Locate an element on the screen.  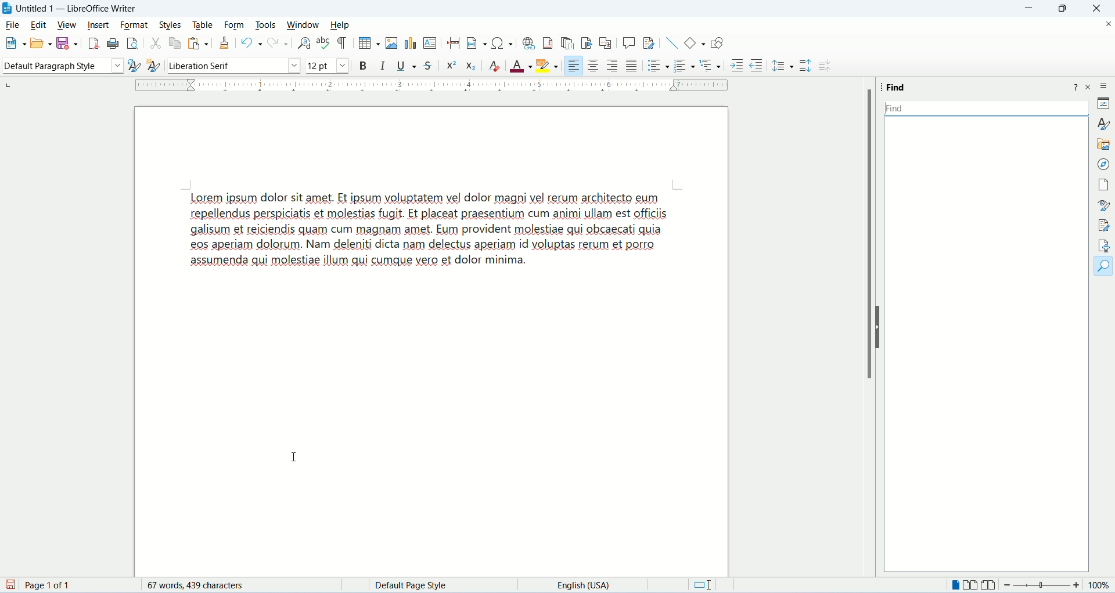
copy is located at coordinates (174, 42).